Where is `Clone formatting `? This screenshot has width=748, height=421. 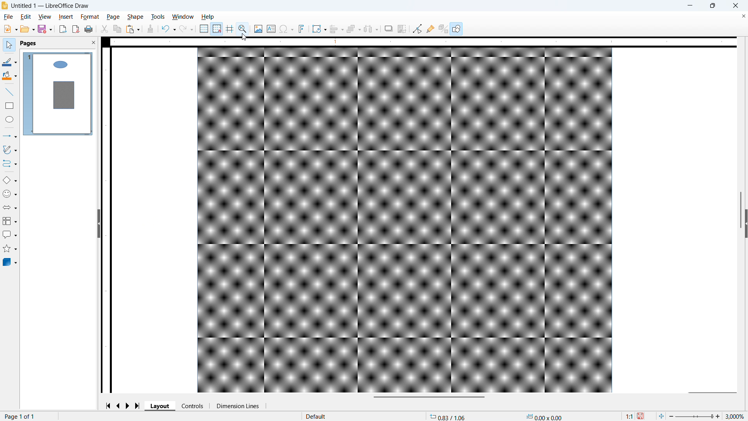 Clone formatting  is located at coordinates (150, 29).